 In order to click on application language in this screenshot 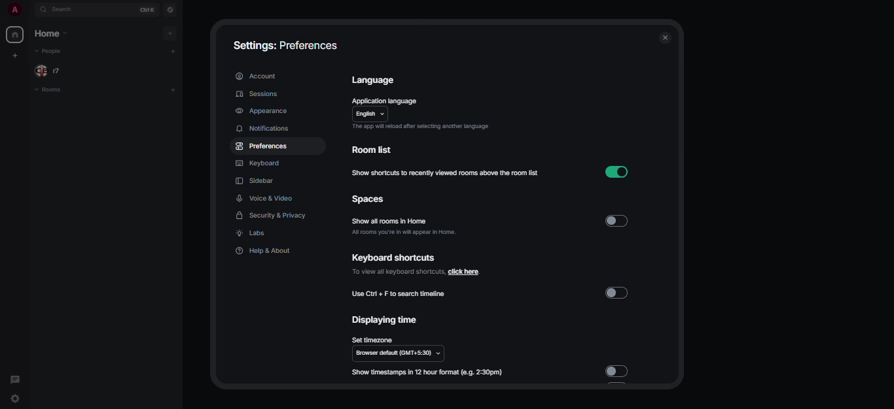, I will do `click(389, 101)`.